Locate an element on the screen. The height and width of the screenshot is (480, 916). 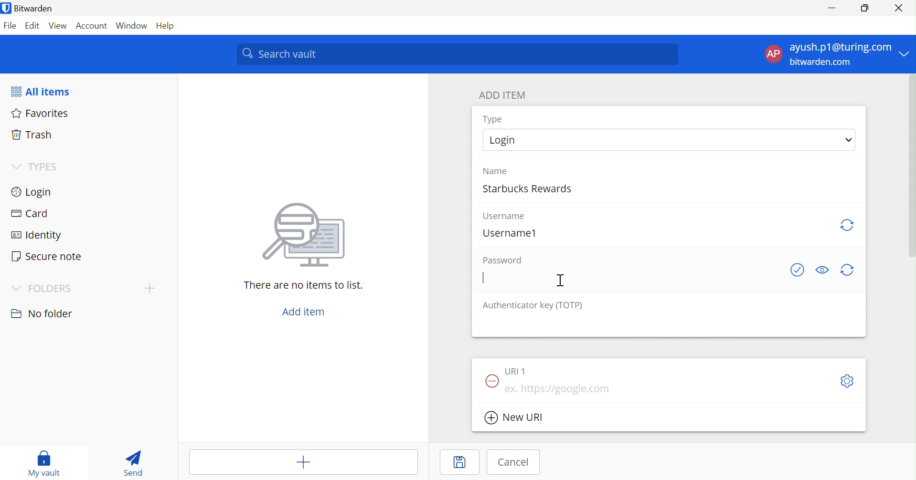
Regenerate username is located at coordinates (846, 225).